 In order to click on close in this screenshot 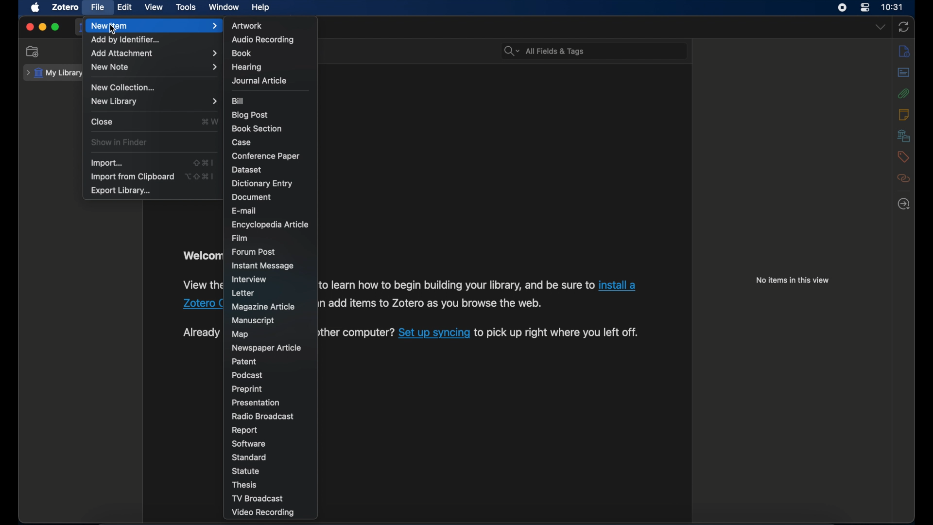, I will do `click(29, 27)`.